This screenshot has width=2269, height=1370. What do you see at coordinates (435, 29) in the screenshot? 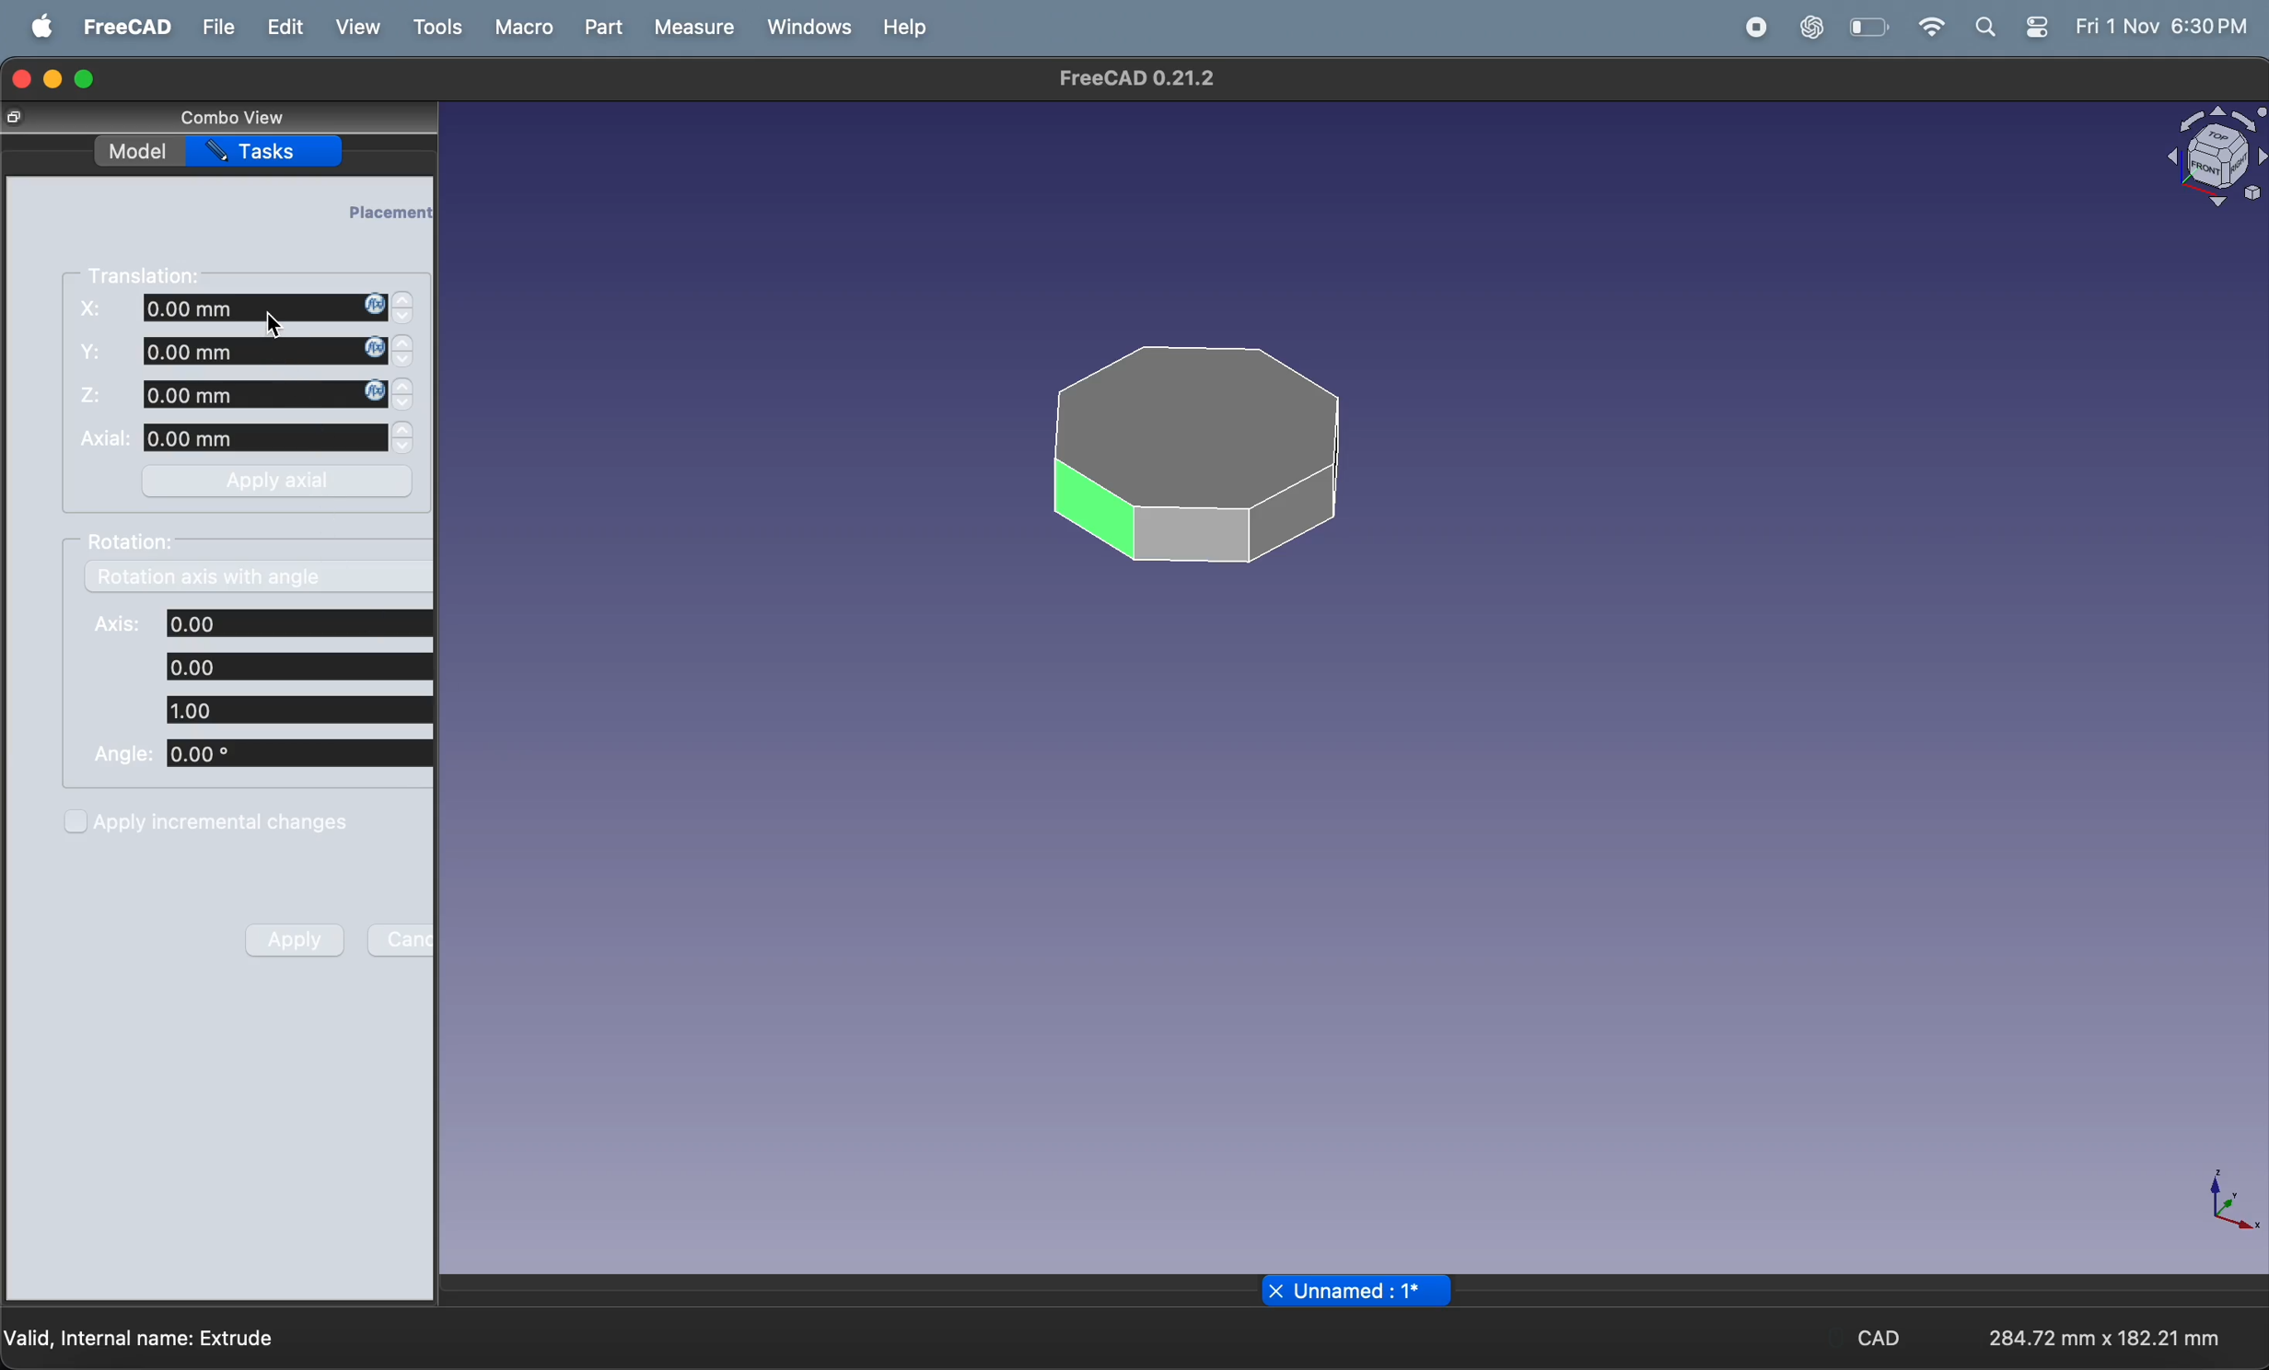
I see `tools` at bounding box center [435, 29].